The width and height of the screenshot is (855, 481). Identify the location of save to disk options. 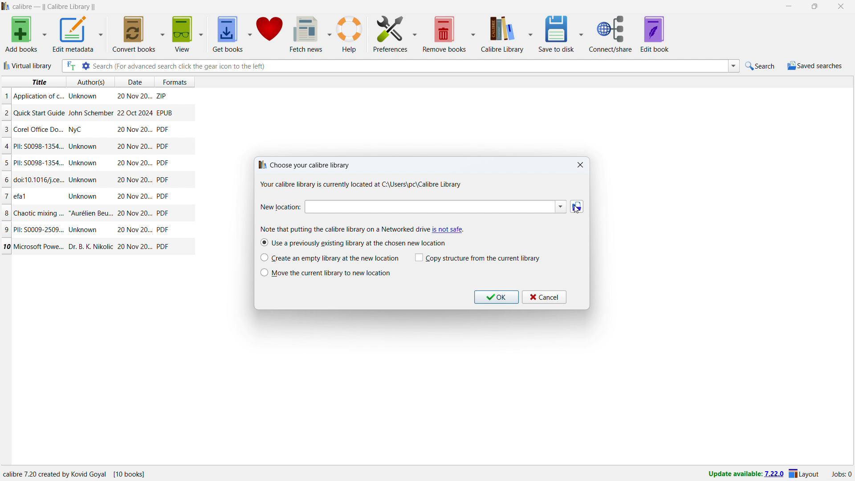
(582, 33).